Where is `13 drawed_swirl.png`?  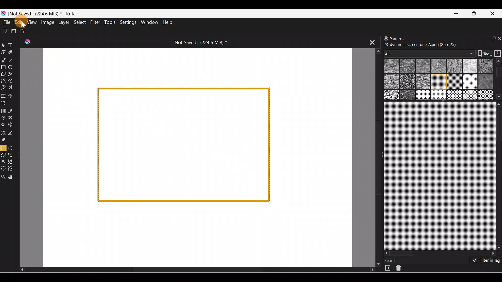 13 drawed_swirl.png is located at coordinates (486, 81).